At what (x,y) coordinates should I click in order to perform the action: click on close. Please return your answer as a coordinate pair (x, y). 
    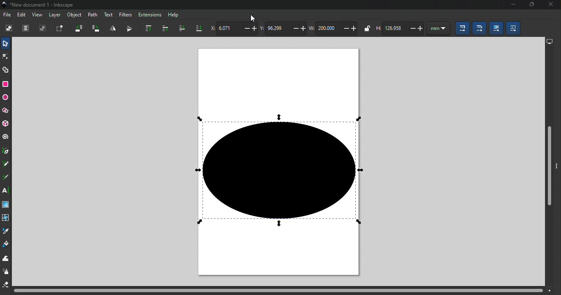
    Looking at the image, I should click on (552, 5).